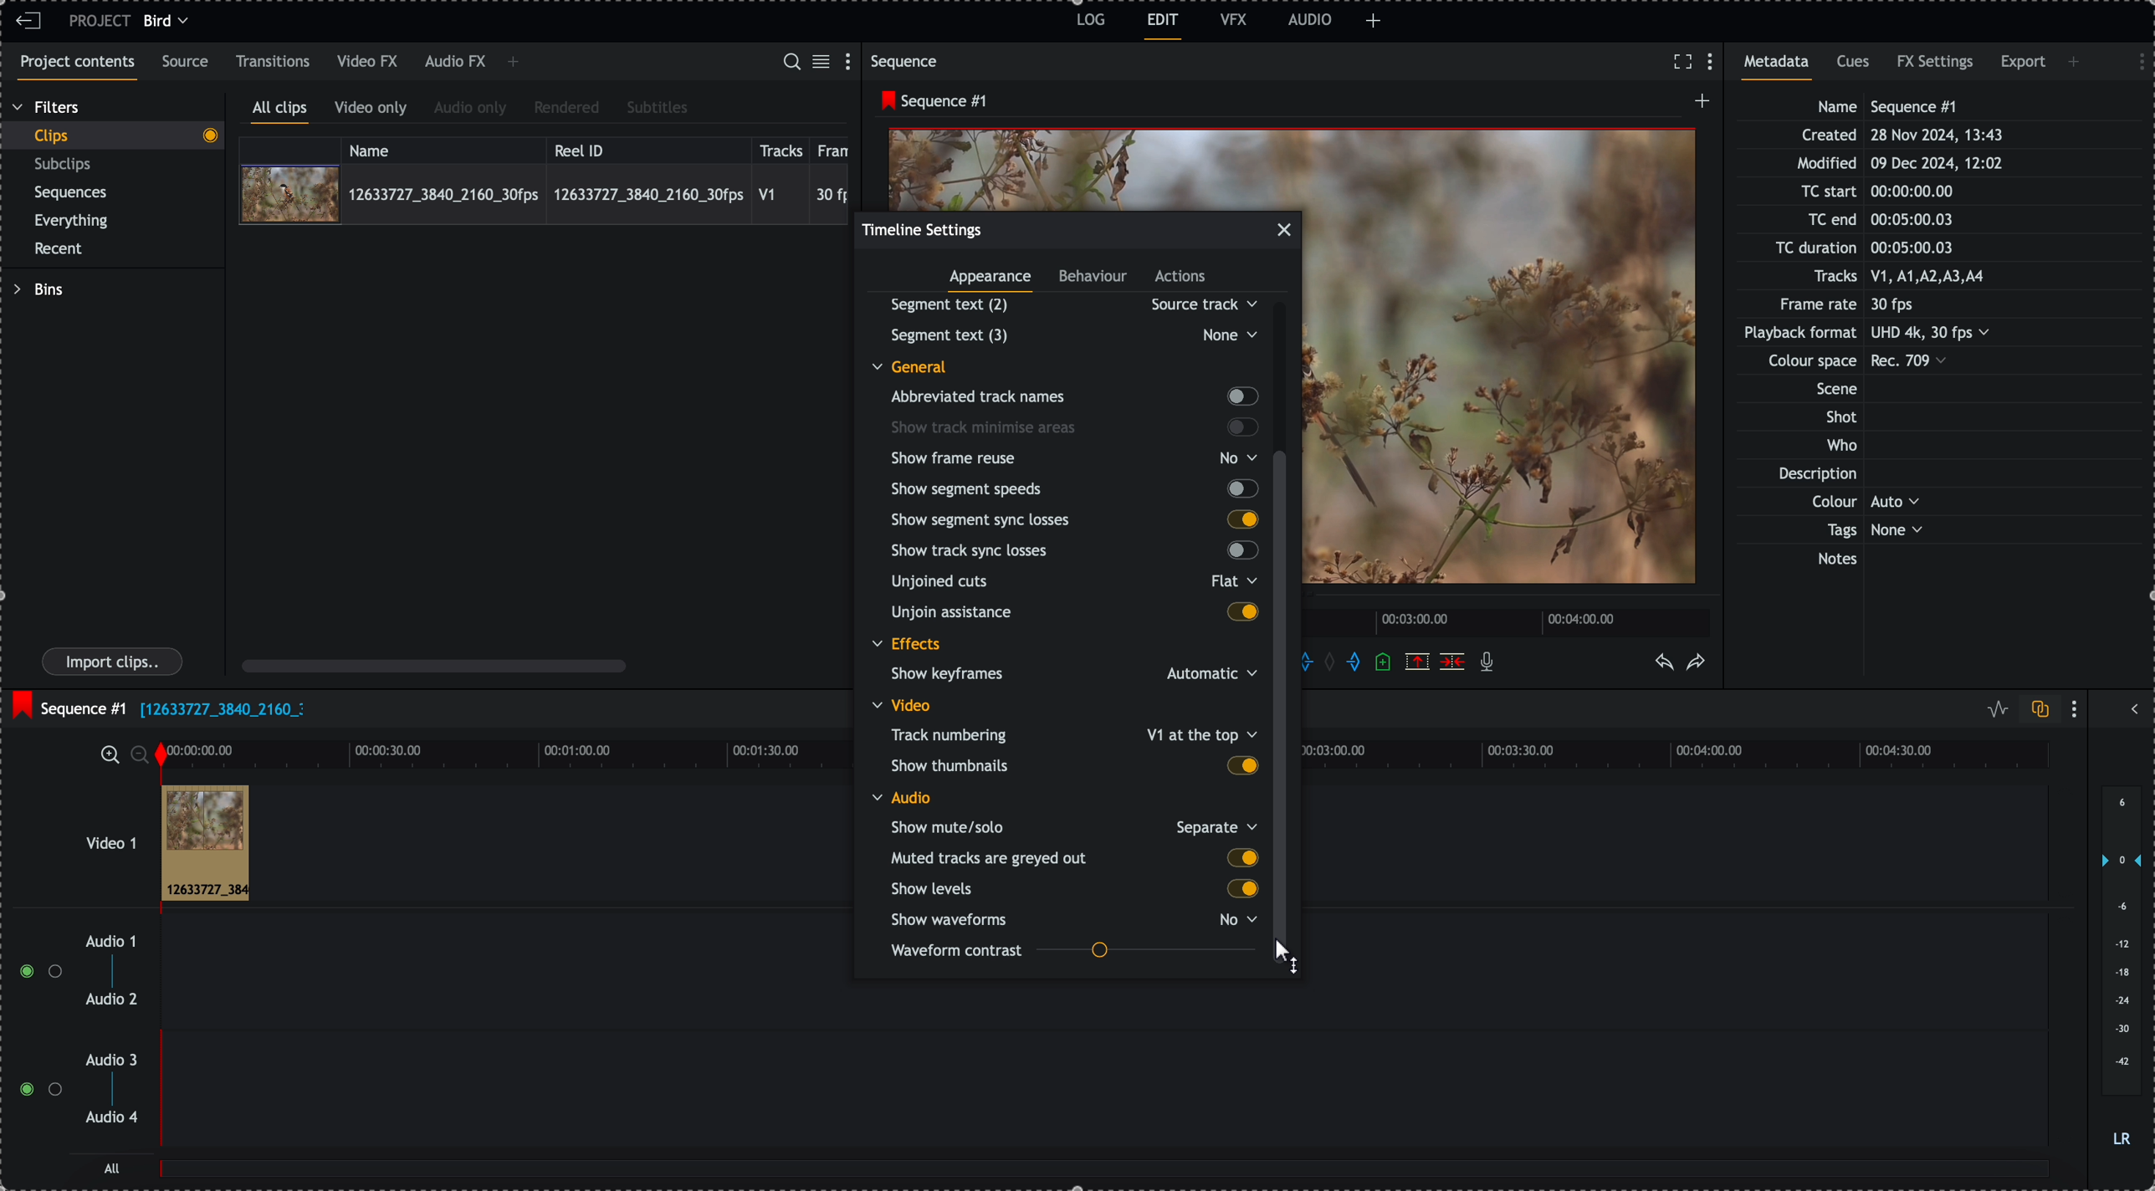 Image resolution: width=2155 pixels, height=1191 pixels. What do you see at coordinates (1782, 67) in the screenshot?
I see `metadata` at bounding box center [1782, 67].